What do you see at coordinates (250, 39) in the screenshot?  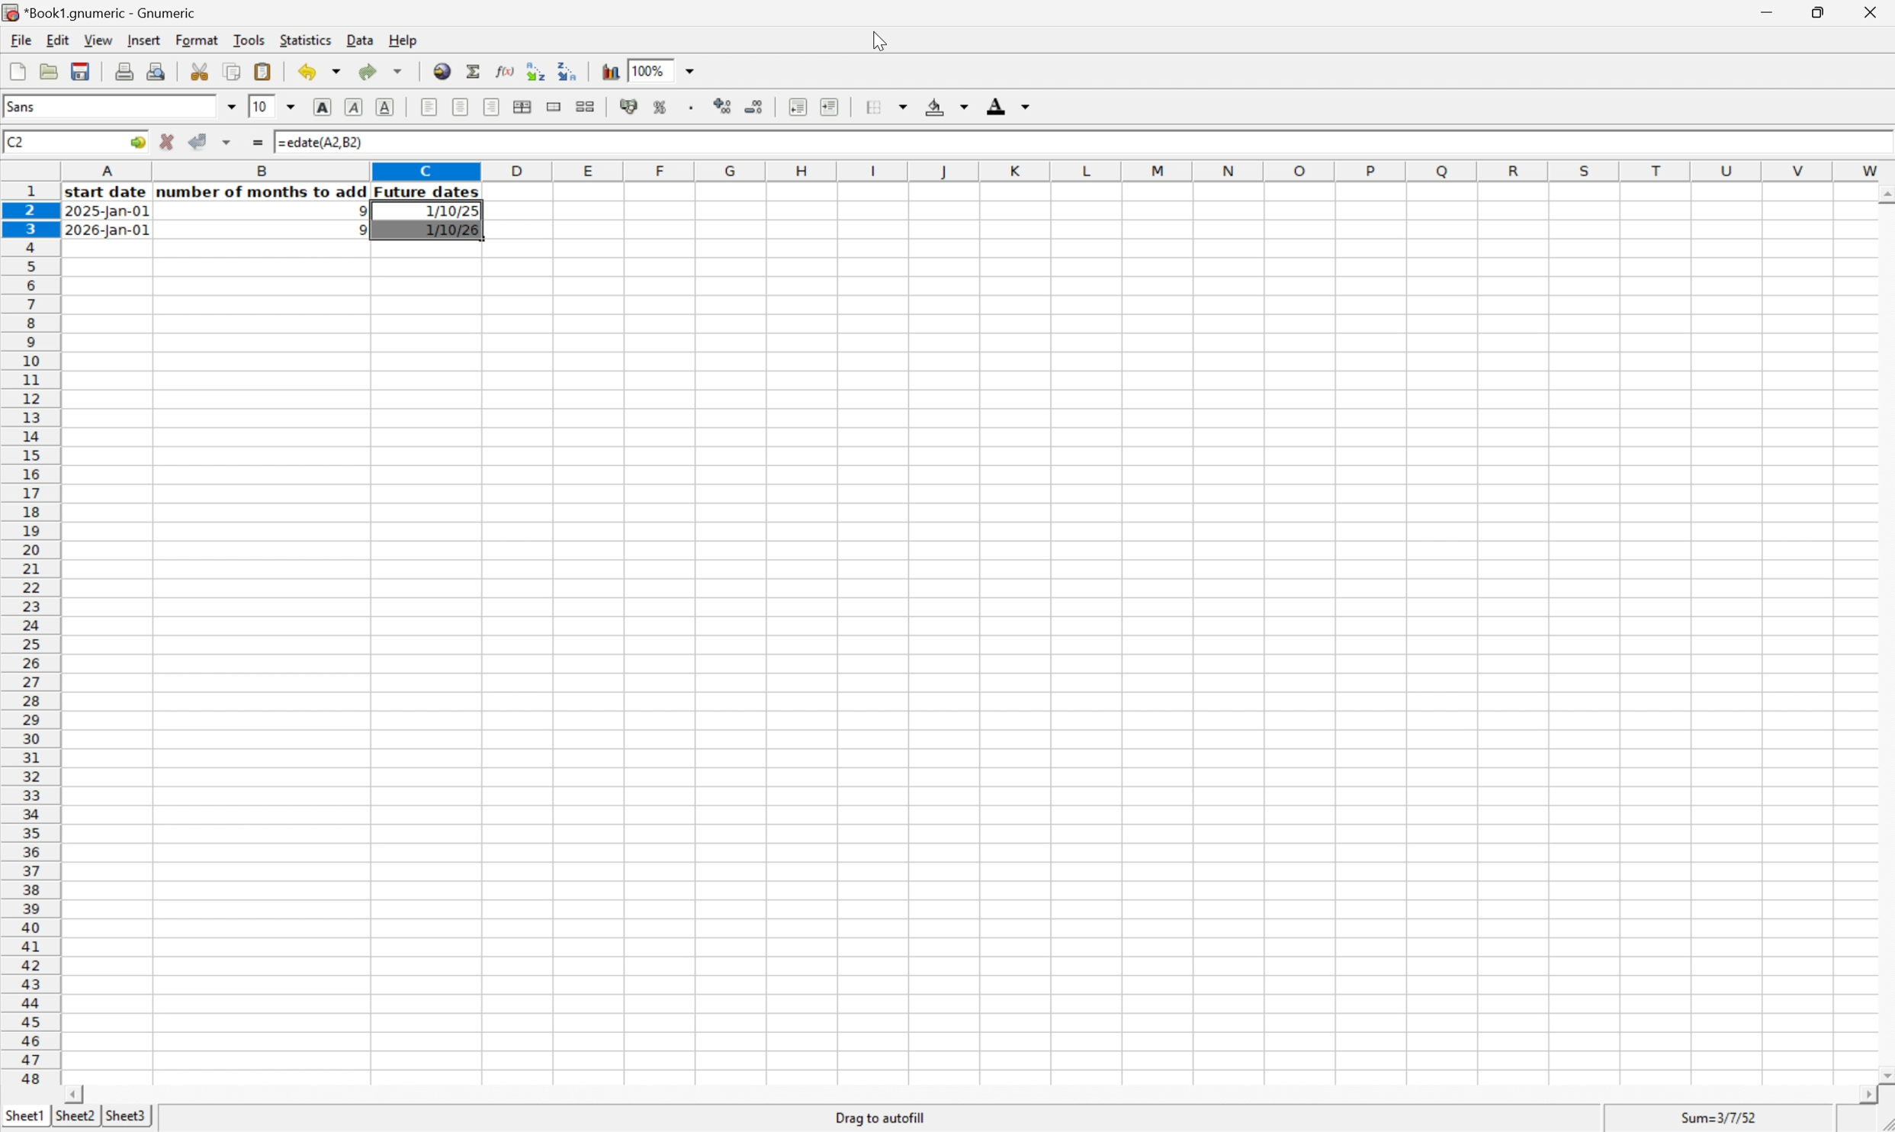 I see `Tools` at bounding box center [250, 39].